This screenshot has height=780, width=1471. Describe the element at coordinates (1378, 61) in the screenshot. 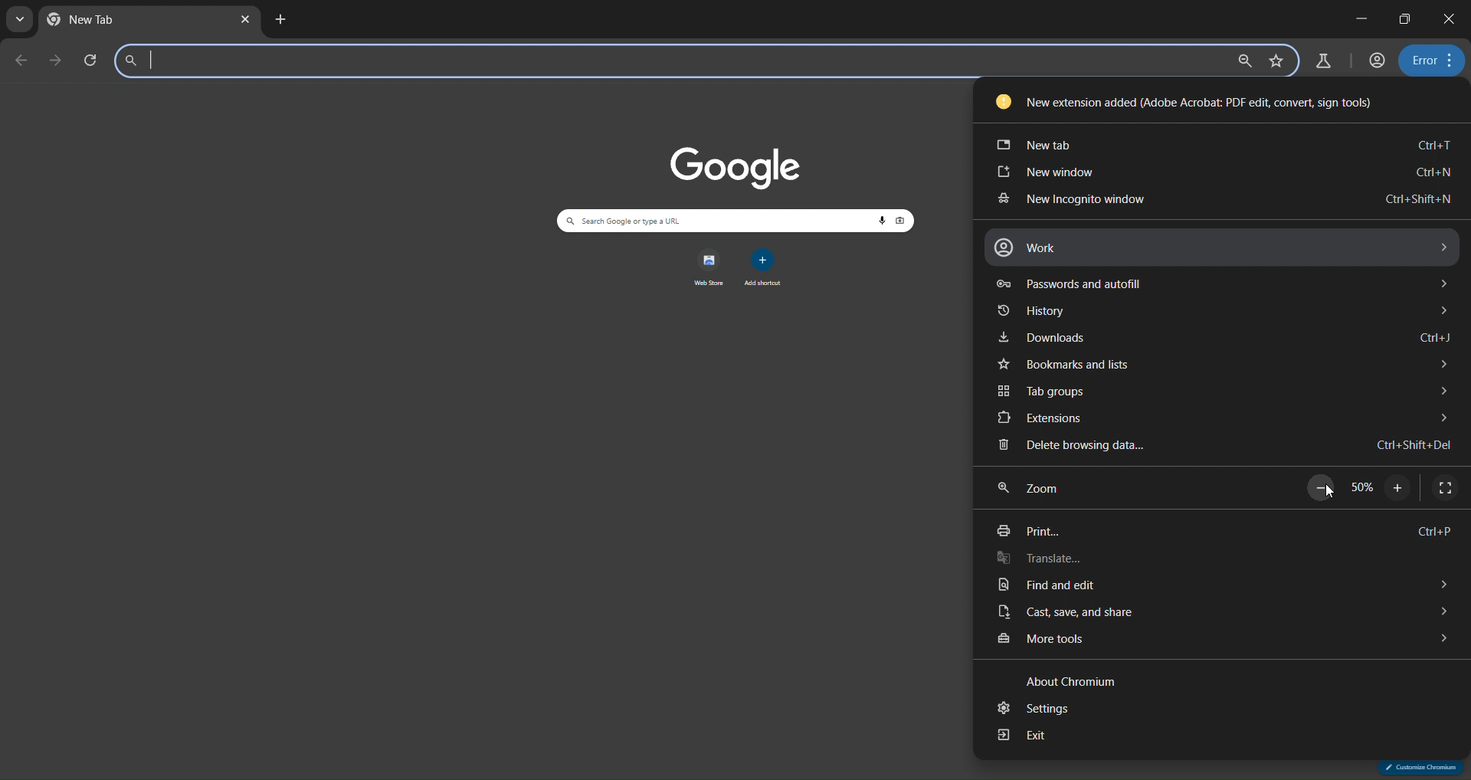

I see `account` at that location.